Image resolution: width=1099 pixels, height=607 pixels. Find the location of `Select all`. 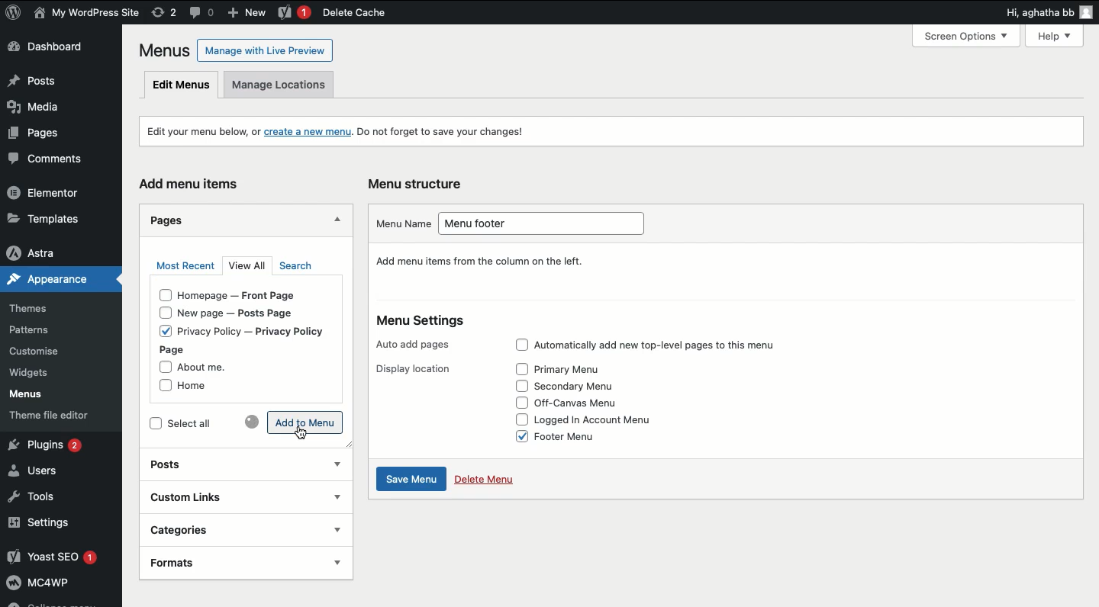

Select all is located at coordinates (205, 426).